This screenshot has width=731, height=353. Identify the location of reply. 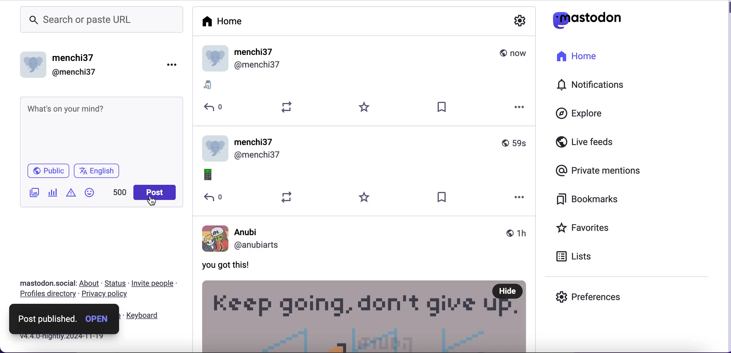
(214, 198).